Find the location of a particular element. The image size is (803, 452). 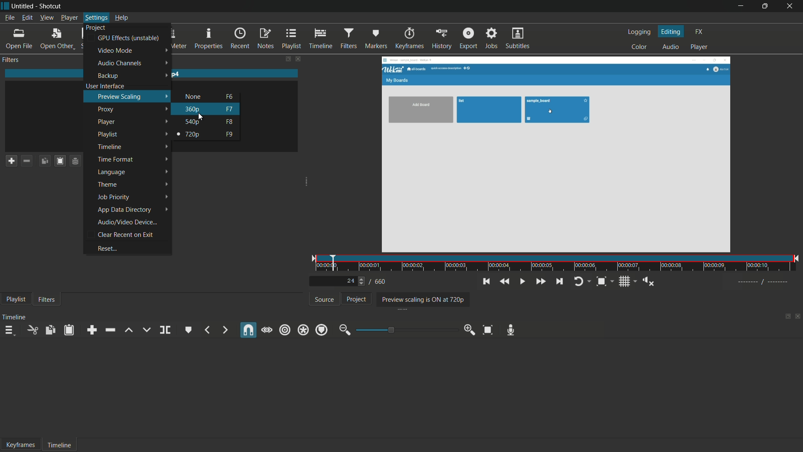

change layout is located at coordinates (285, 59).